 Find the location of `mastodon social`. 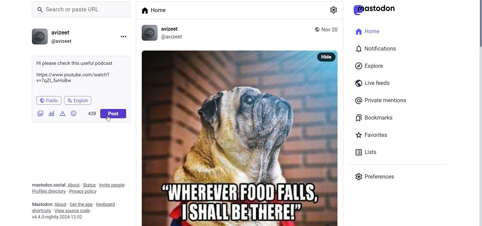

mastodon social is located at coordinates (47, 185).